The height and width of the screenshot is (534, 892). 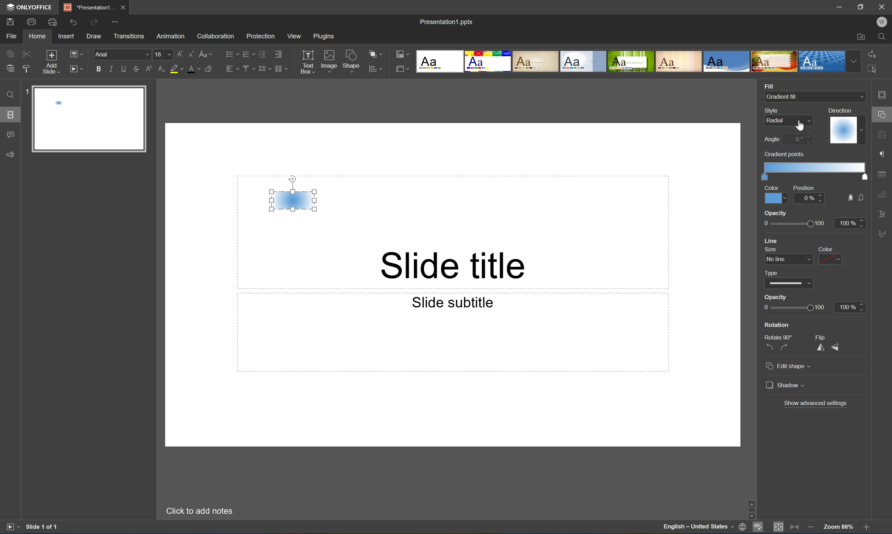 I want to click on Shadow, so click(x=786, y=384).